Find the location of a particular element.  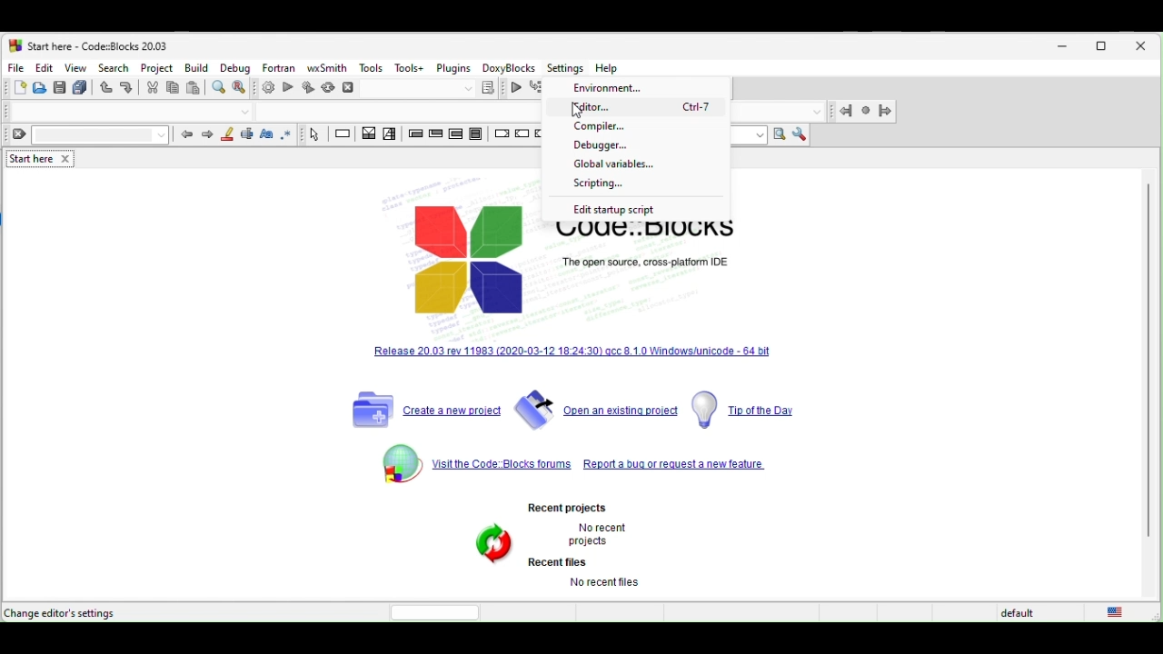

continue is located at coordinates (522, 136).